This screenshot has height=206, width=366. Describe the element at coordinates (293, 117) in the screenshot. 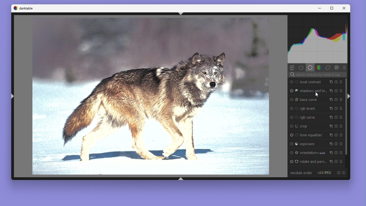

I see `'RGB curve' is switched off` at that location.